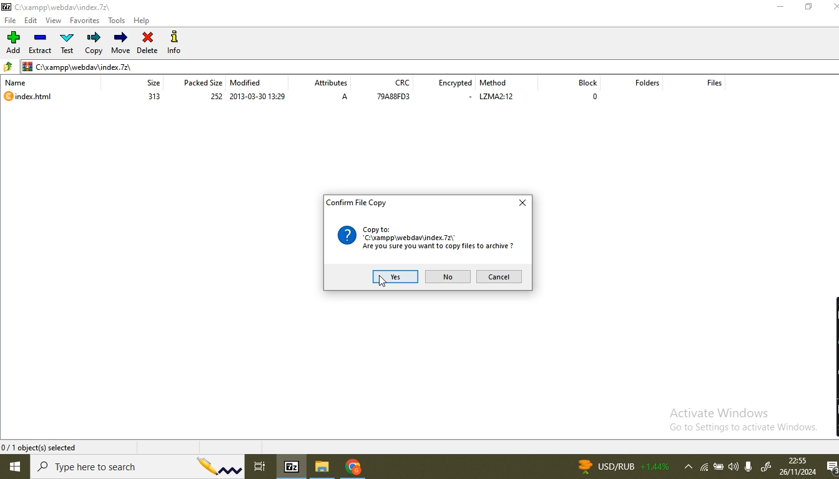 Image resolution: width=839 pixels, height=479 pixels. Describe the element at coordinates (811, 9) in the screenshot. I see `restore` at that location.